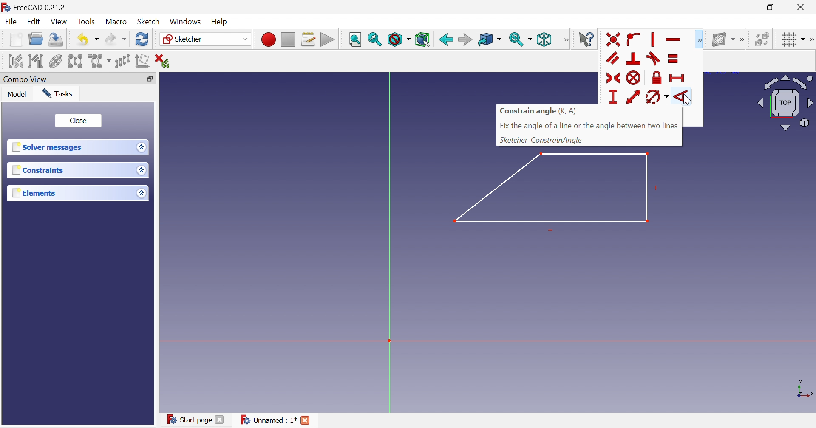 This screenshot has width=816, height=428. Describe the element at coordinates (149, 22) in the screenshot. I see `Sketch` at that location.